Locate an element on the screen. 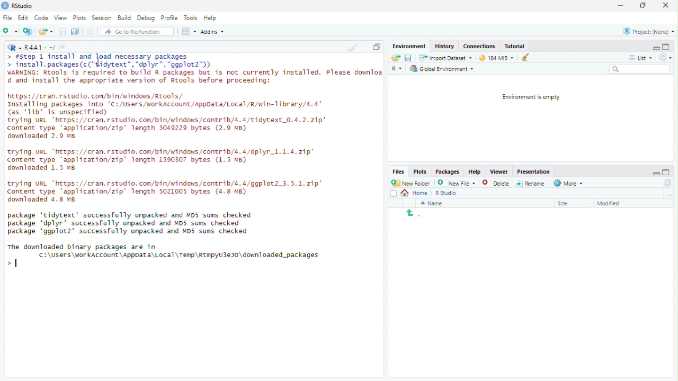 This screenshot has width=678, height=381. Help is located at coordinates (210, 17).